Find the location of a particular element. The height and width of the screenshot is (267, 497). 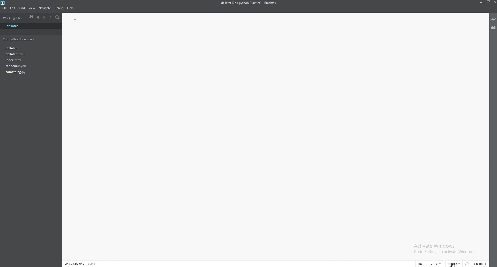

brackets is located at coordinates (3, 3).